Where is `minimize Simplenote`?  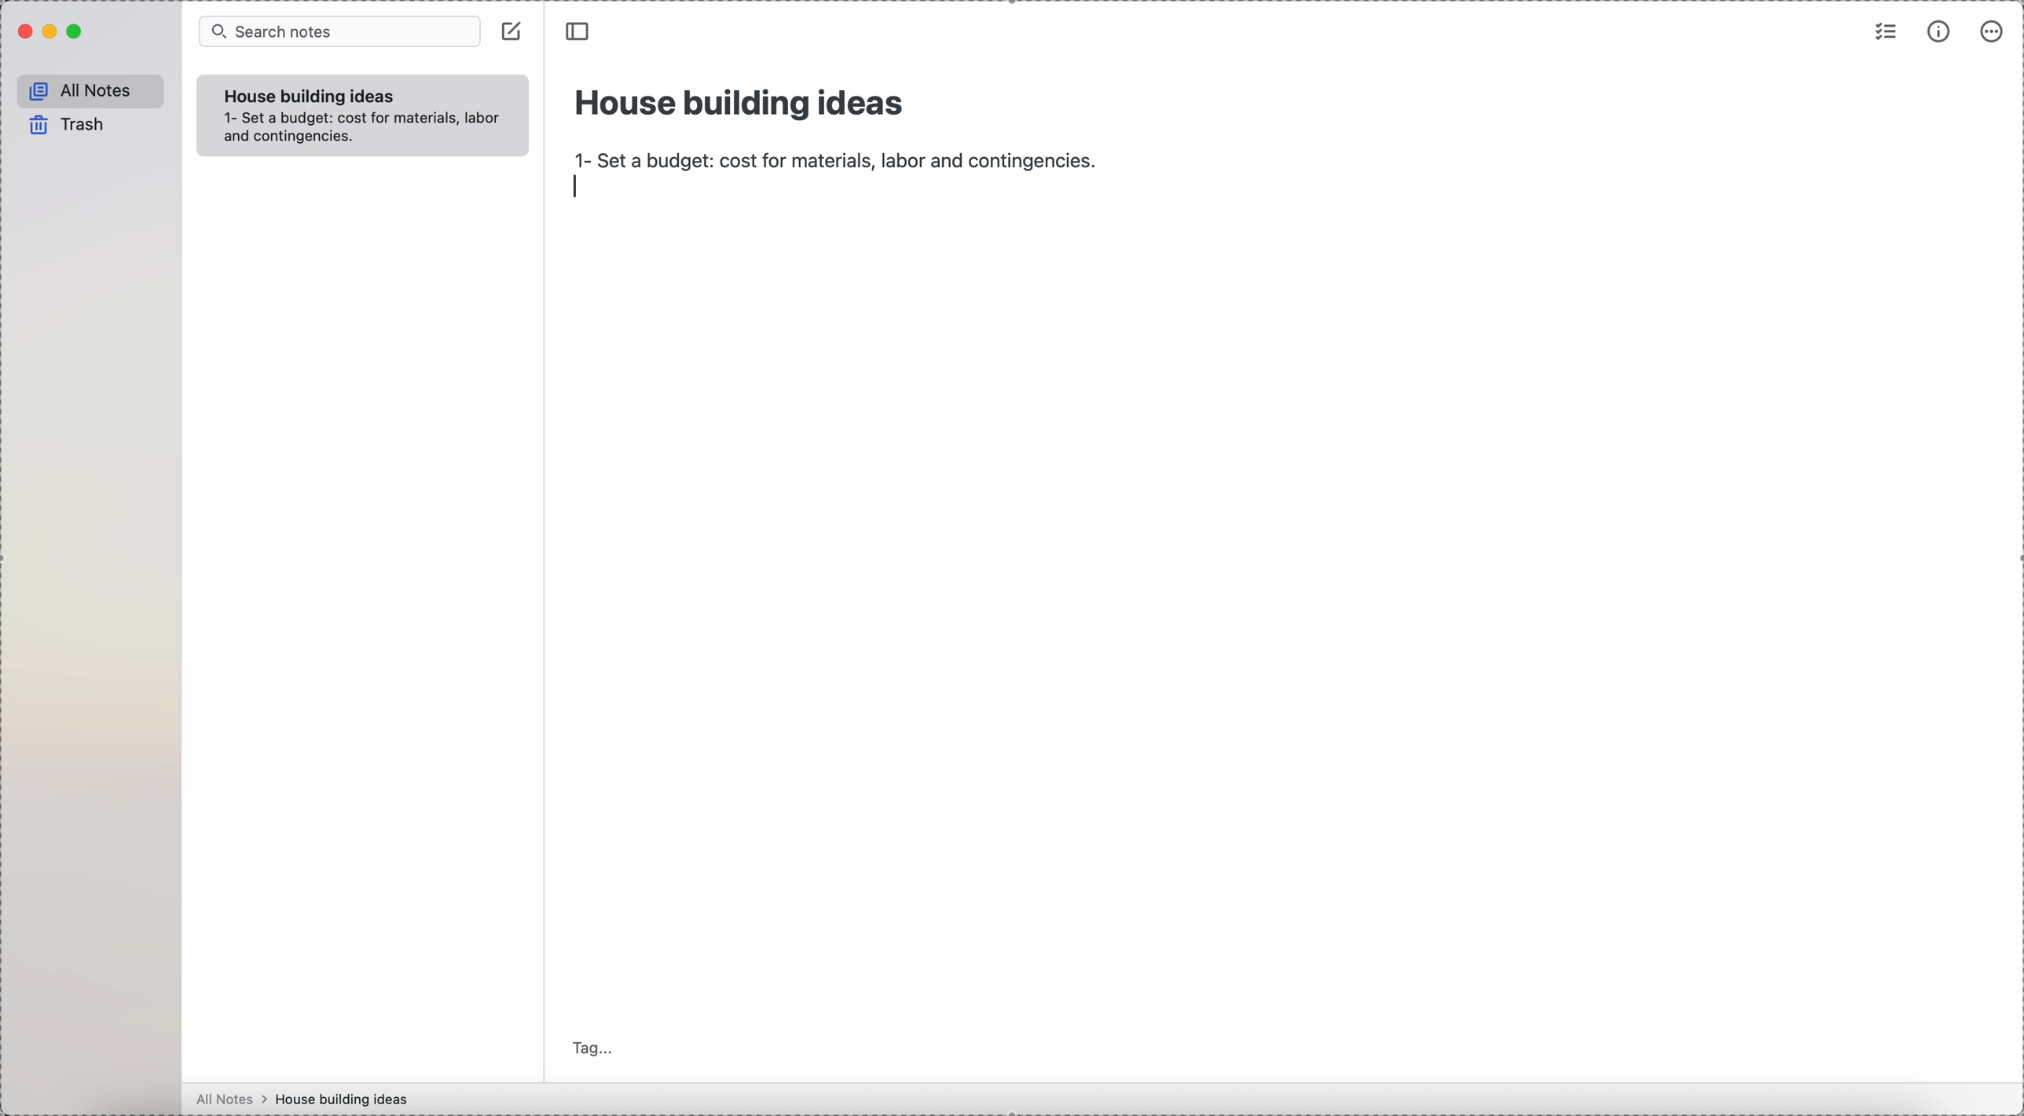
minimize Simplenote is located at coordinates (52, 34).